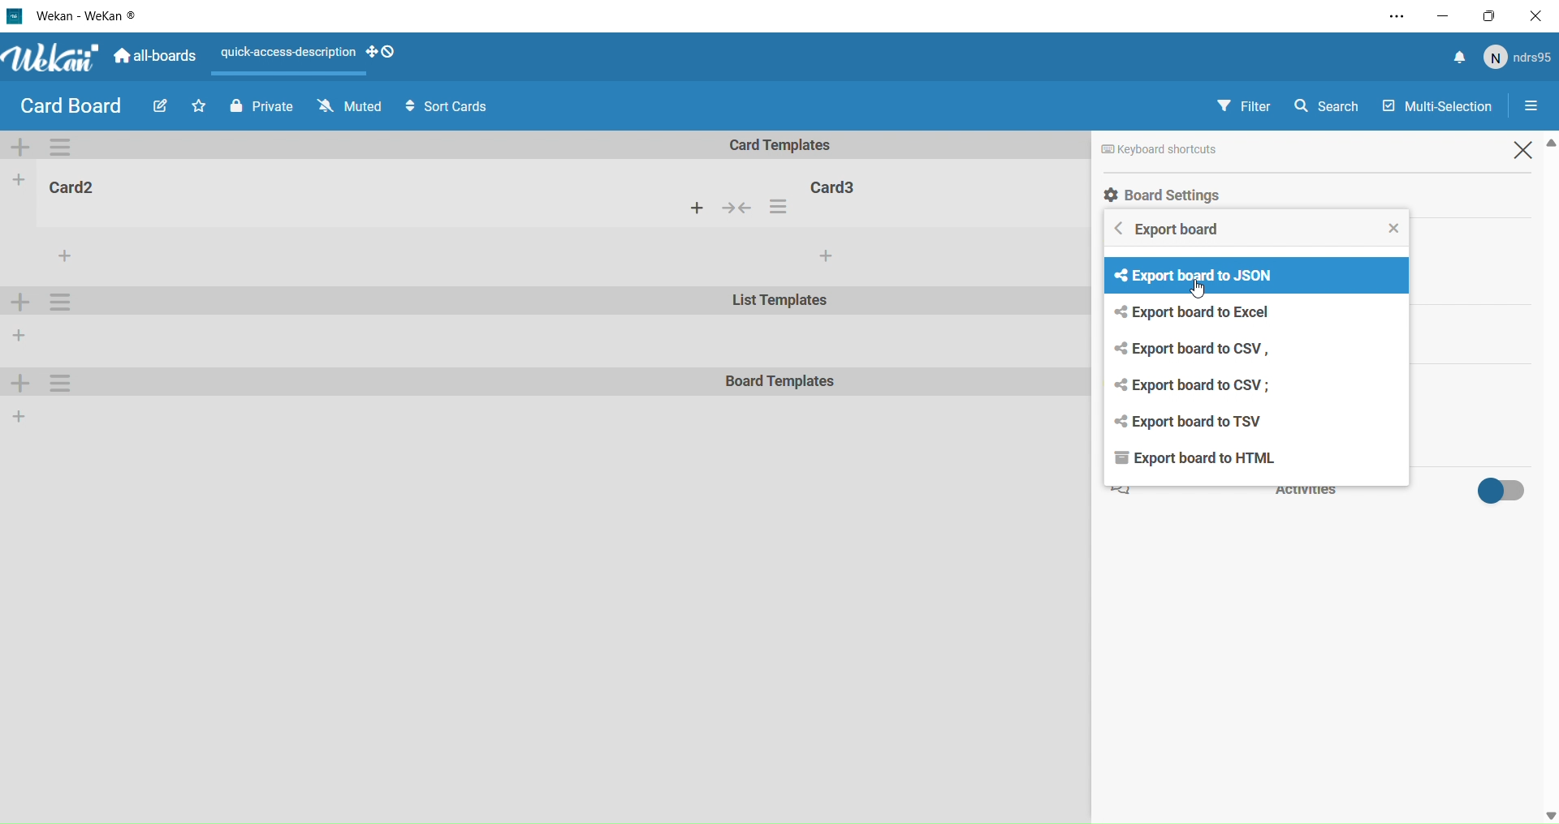 This screenshot has height=824, width=1559. Describe the element at coordinates (1527, 149) in the screenshot. I see `close` at that location.